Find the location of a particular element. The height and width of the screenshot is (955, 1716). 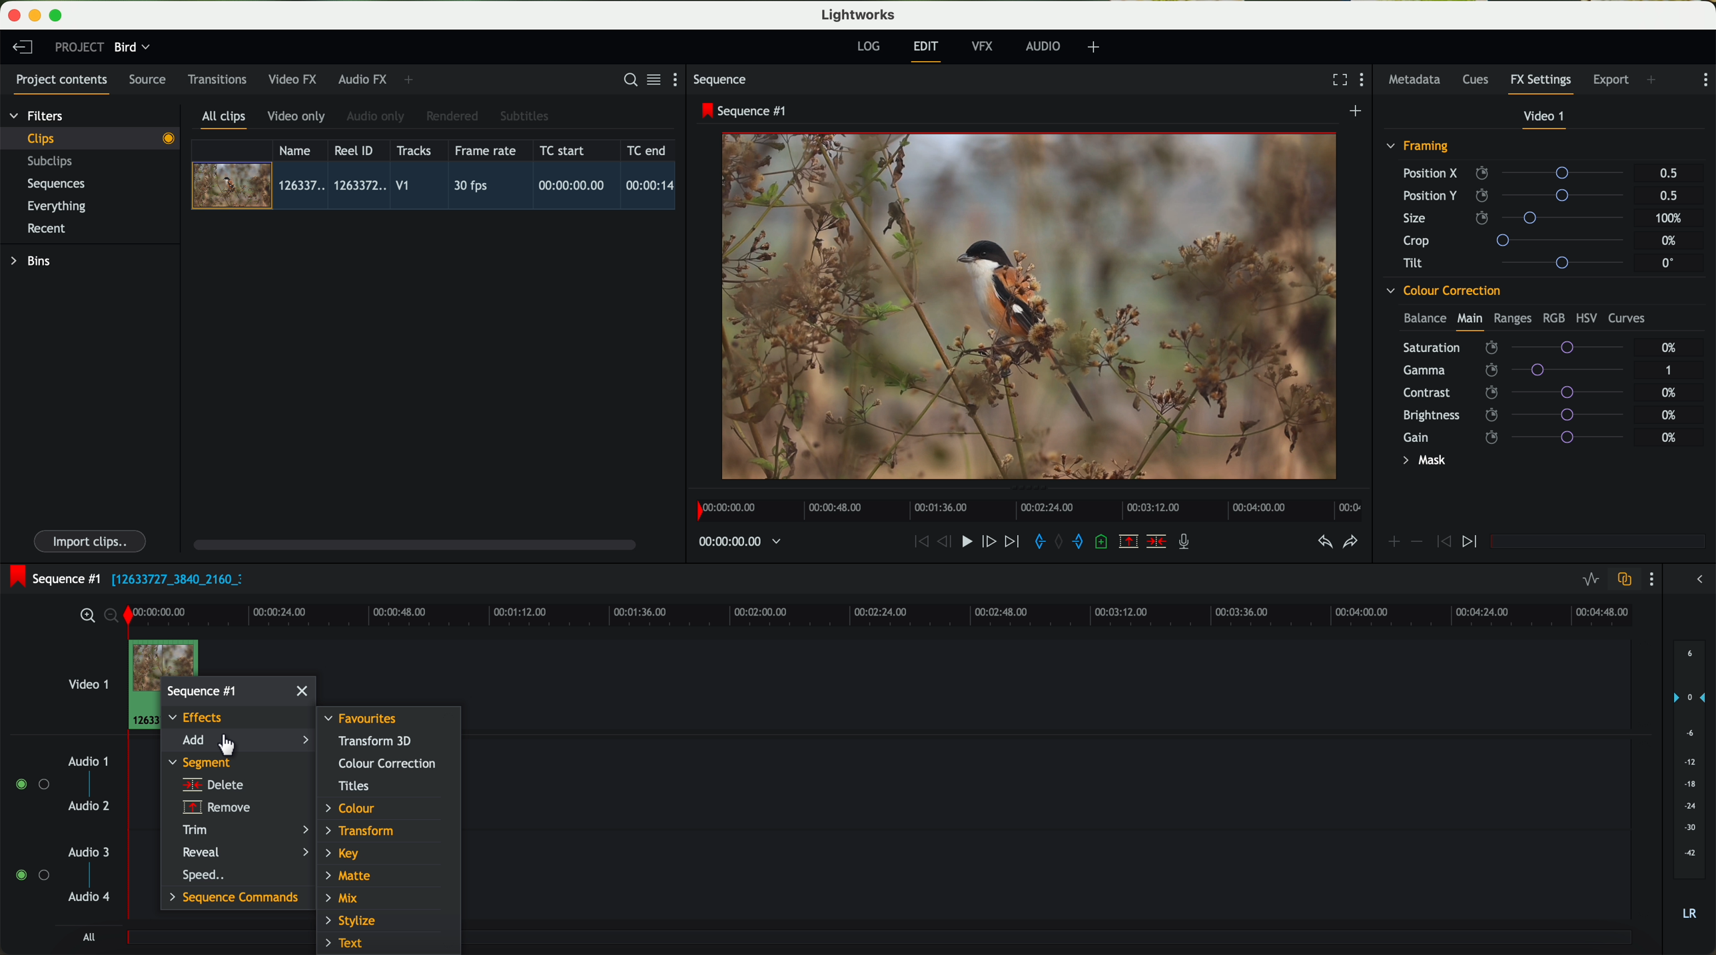

import clips is located at coordinates (92, 540).